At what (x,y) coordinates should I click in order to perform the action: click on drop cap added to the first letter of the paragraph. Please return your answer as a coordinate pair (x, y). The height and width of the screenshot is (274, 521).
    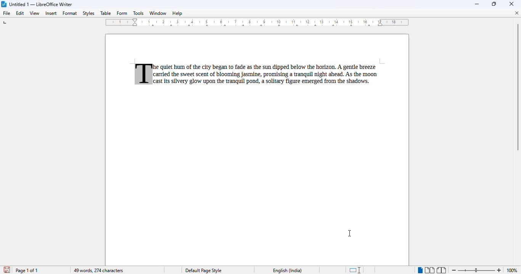
    Looking at the image, I should click on (143, 74).